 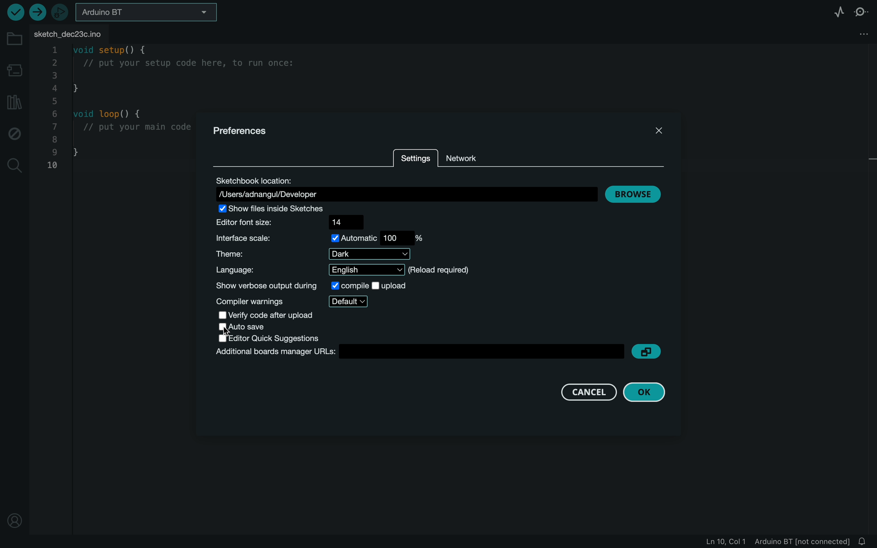 I want to click on font size, so click(x=298, y=222).